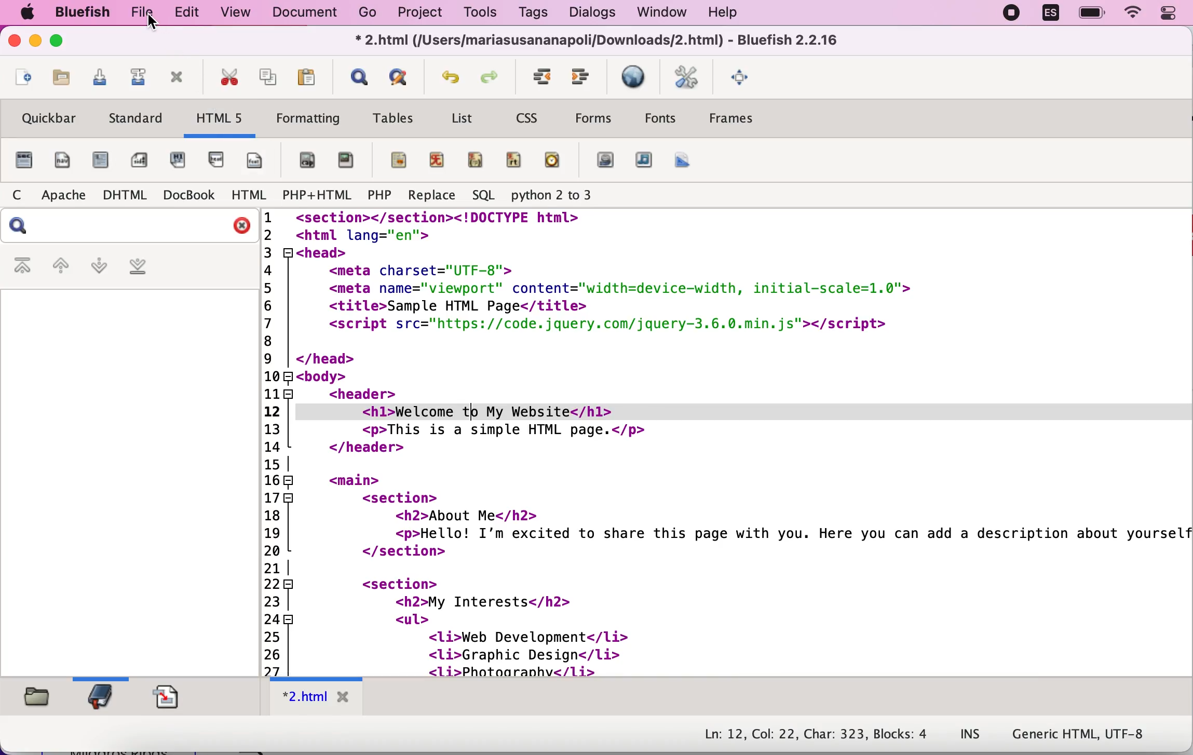  Describe the element at coordinates (532, 12) in the screenshot. I see `tags` at that location.